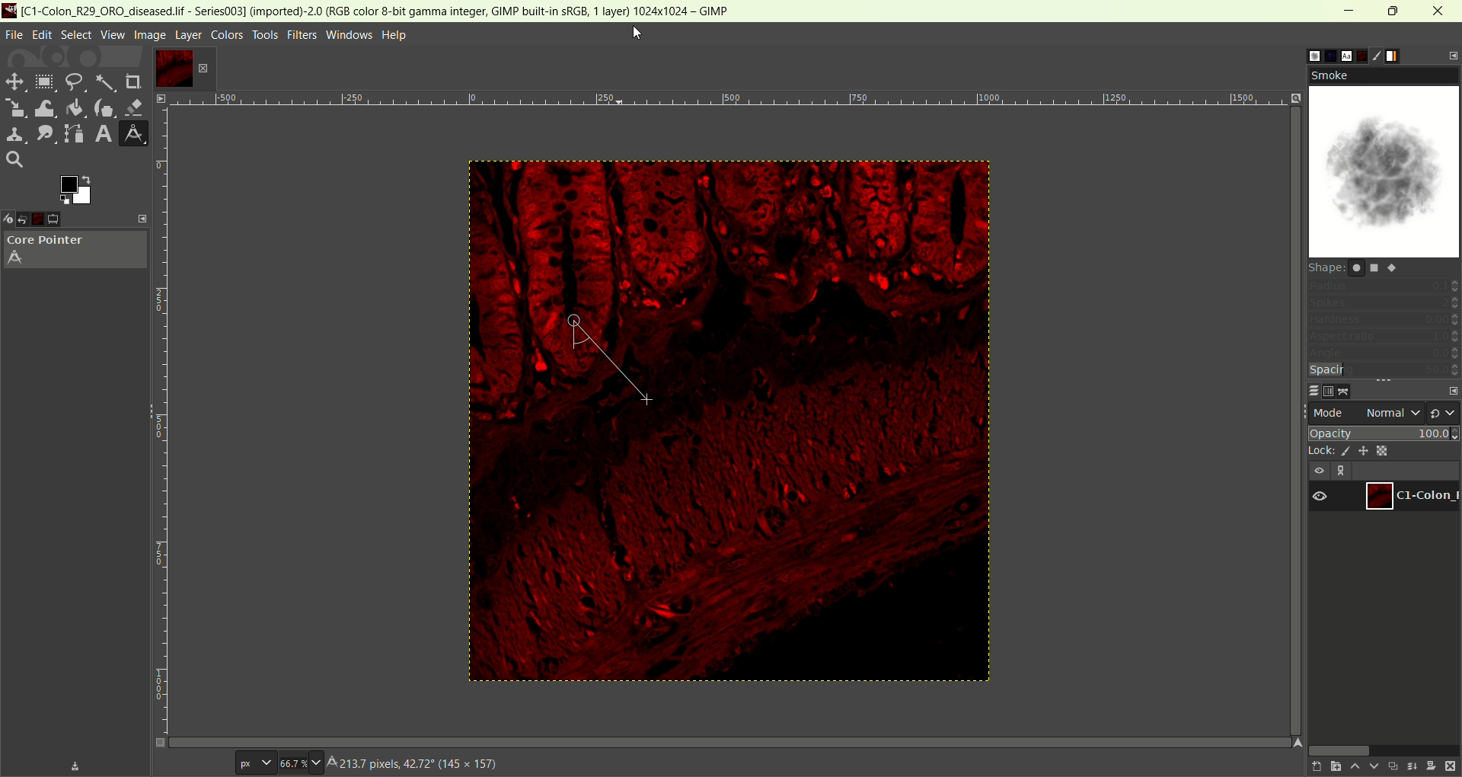  I want to click on minimum, so click(1349, 11).